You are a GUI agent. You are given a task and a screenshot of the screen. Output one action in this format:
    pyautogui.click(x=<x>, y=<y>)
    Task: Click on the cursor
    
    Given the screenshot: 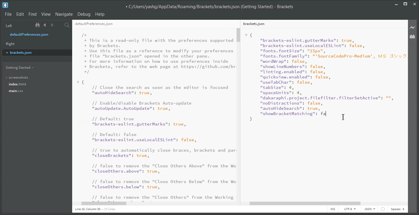 What is the action you would take?
    pyautogui.click(x=344, y=117)
    